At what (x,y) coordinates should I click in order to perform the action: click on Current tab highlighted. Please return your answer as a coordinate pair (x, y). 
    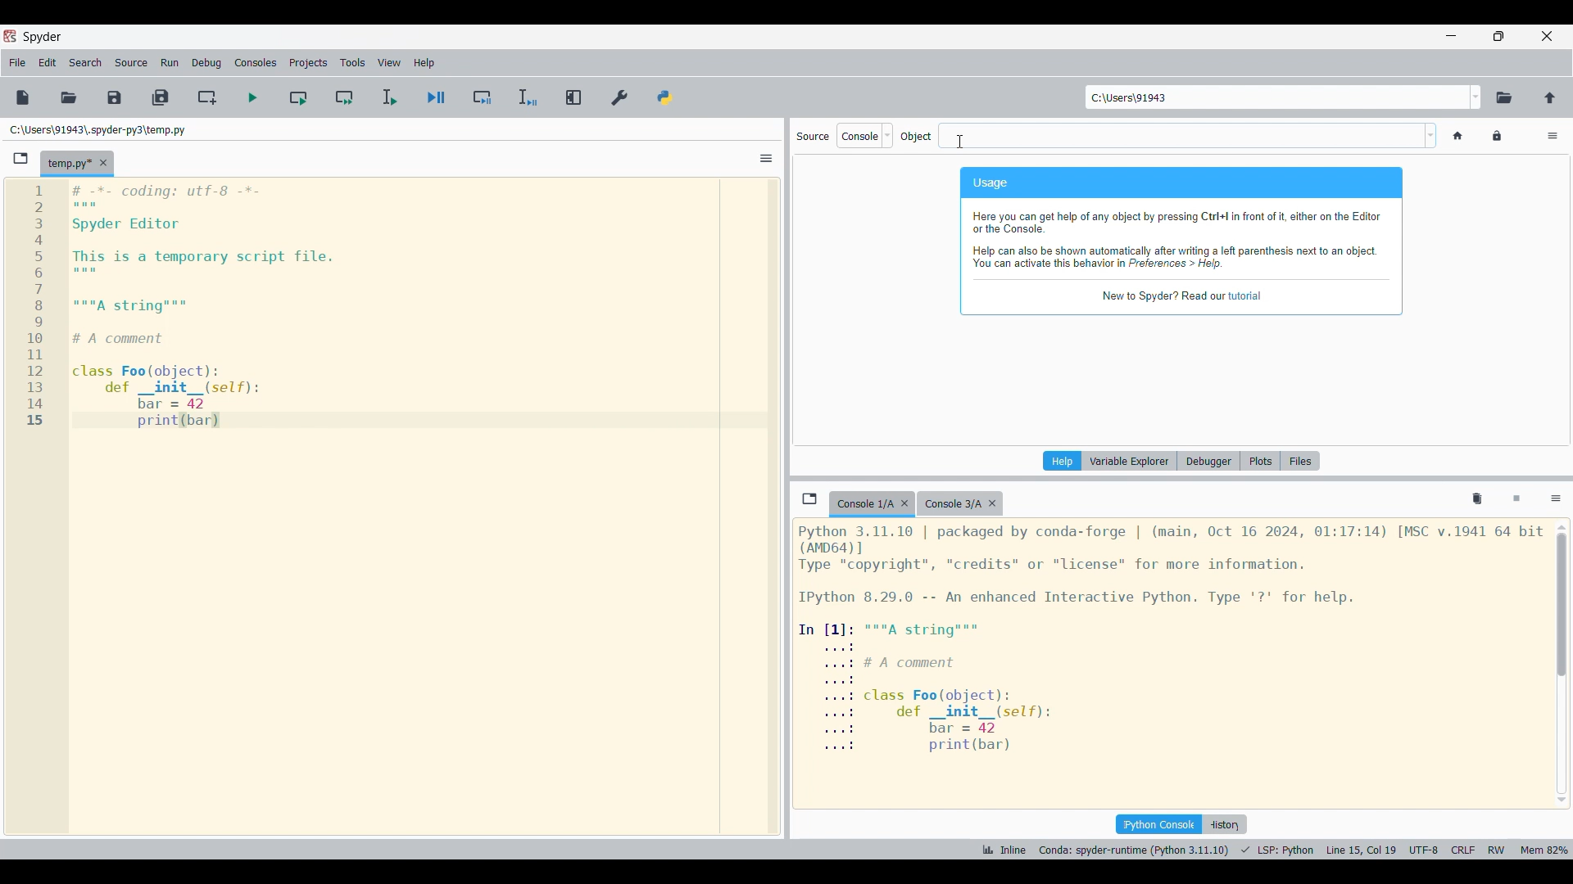
    Looking at the image, I should click on (863, 504).